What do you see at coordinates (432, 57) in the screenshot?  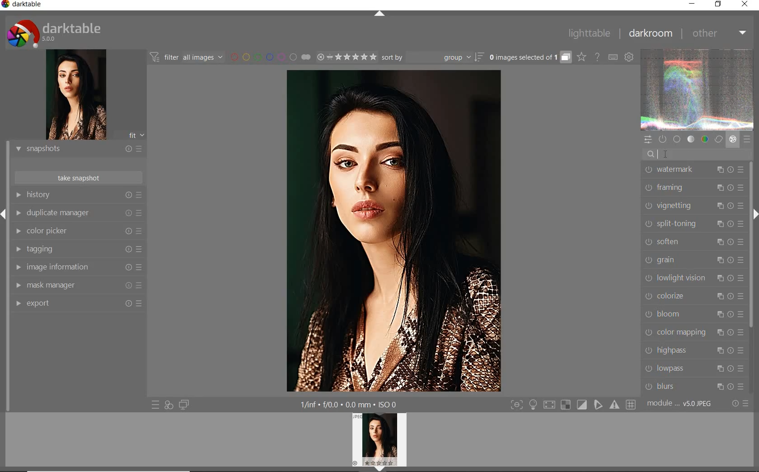 I see `sort` at bounding box center [432, 57].